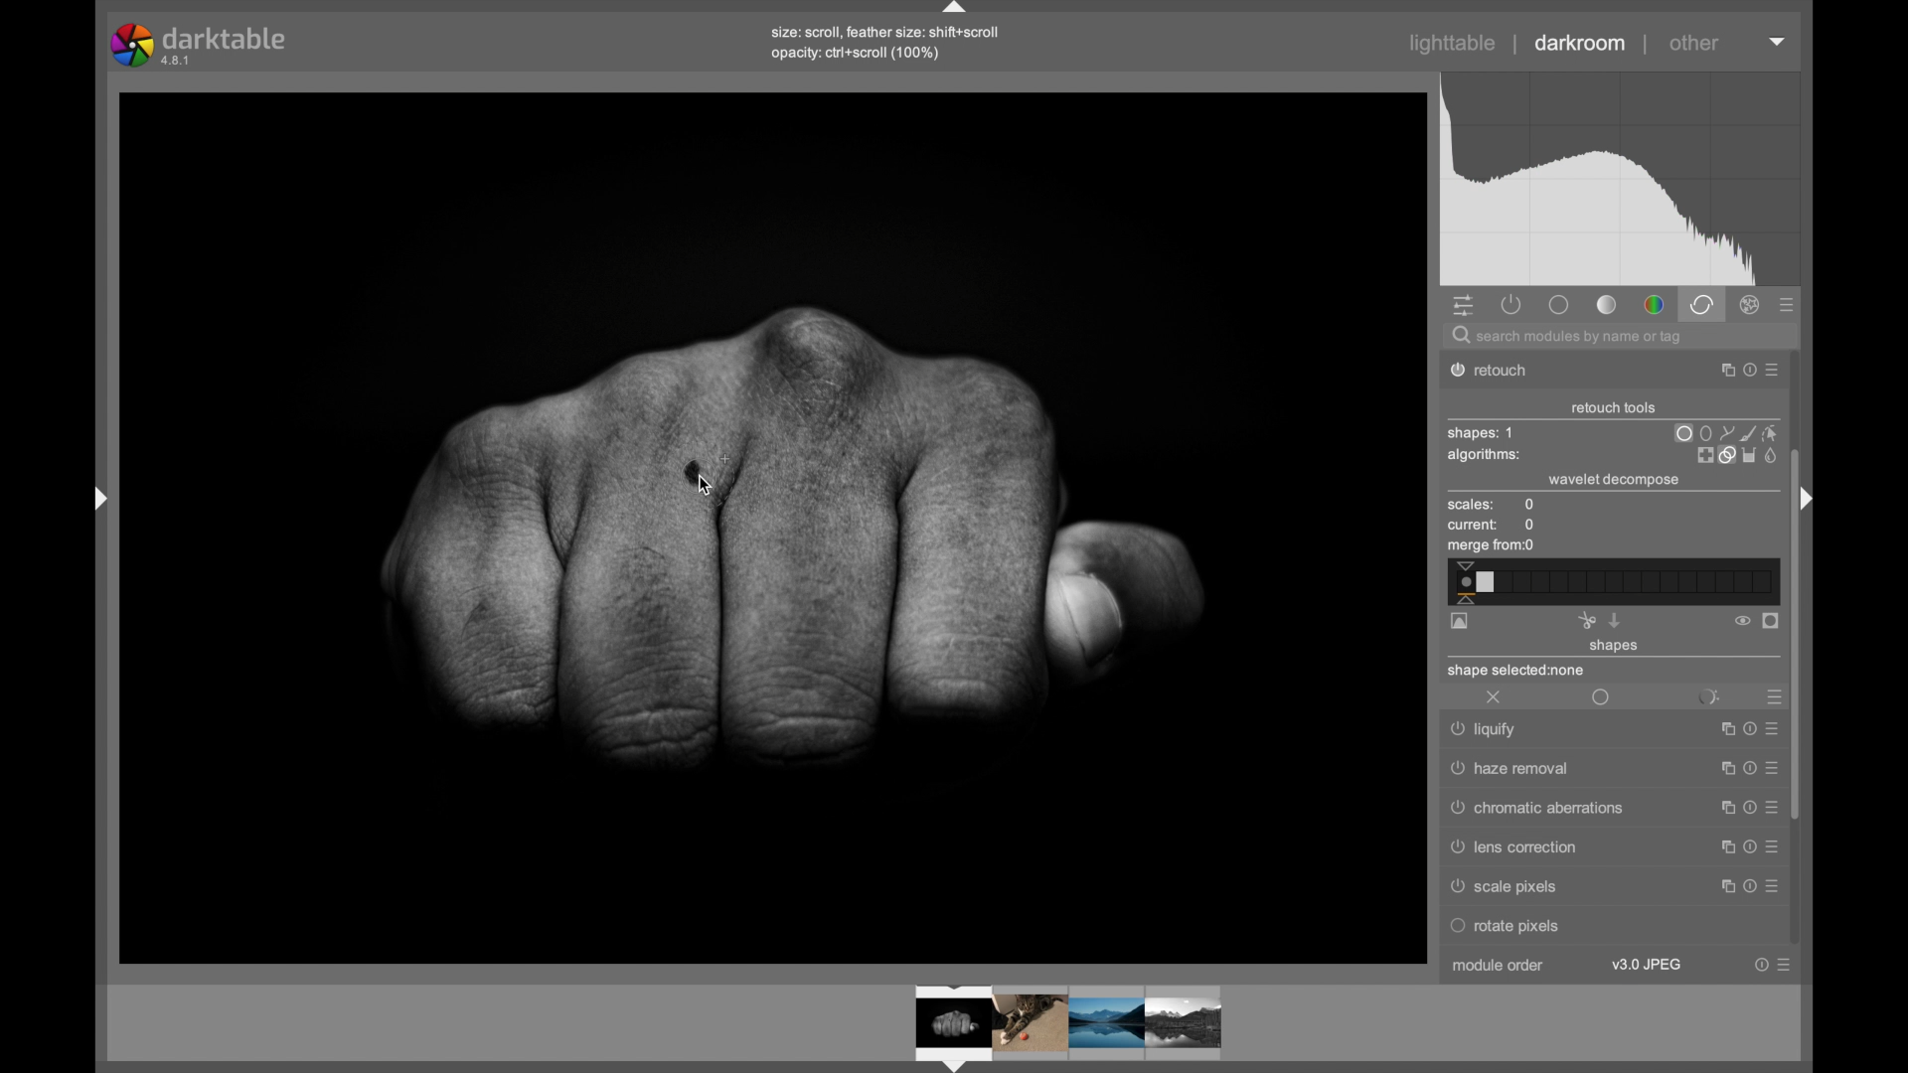 This screenshot has height=1073, width=1908. What do you see at coordinates (1772, 697) in the screenshot?
I see `presets` at bounding box center [1772, 697].